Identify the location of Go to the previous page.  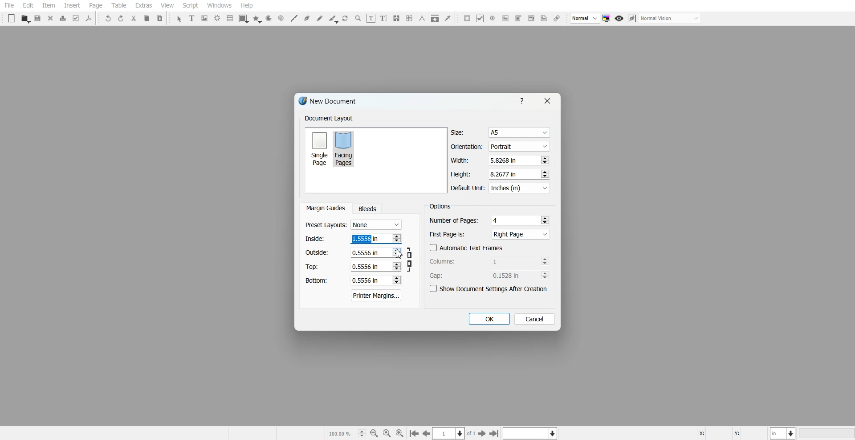
(426, 433).